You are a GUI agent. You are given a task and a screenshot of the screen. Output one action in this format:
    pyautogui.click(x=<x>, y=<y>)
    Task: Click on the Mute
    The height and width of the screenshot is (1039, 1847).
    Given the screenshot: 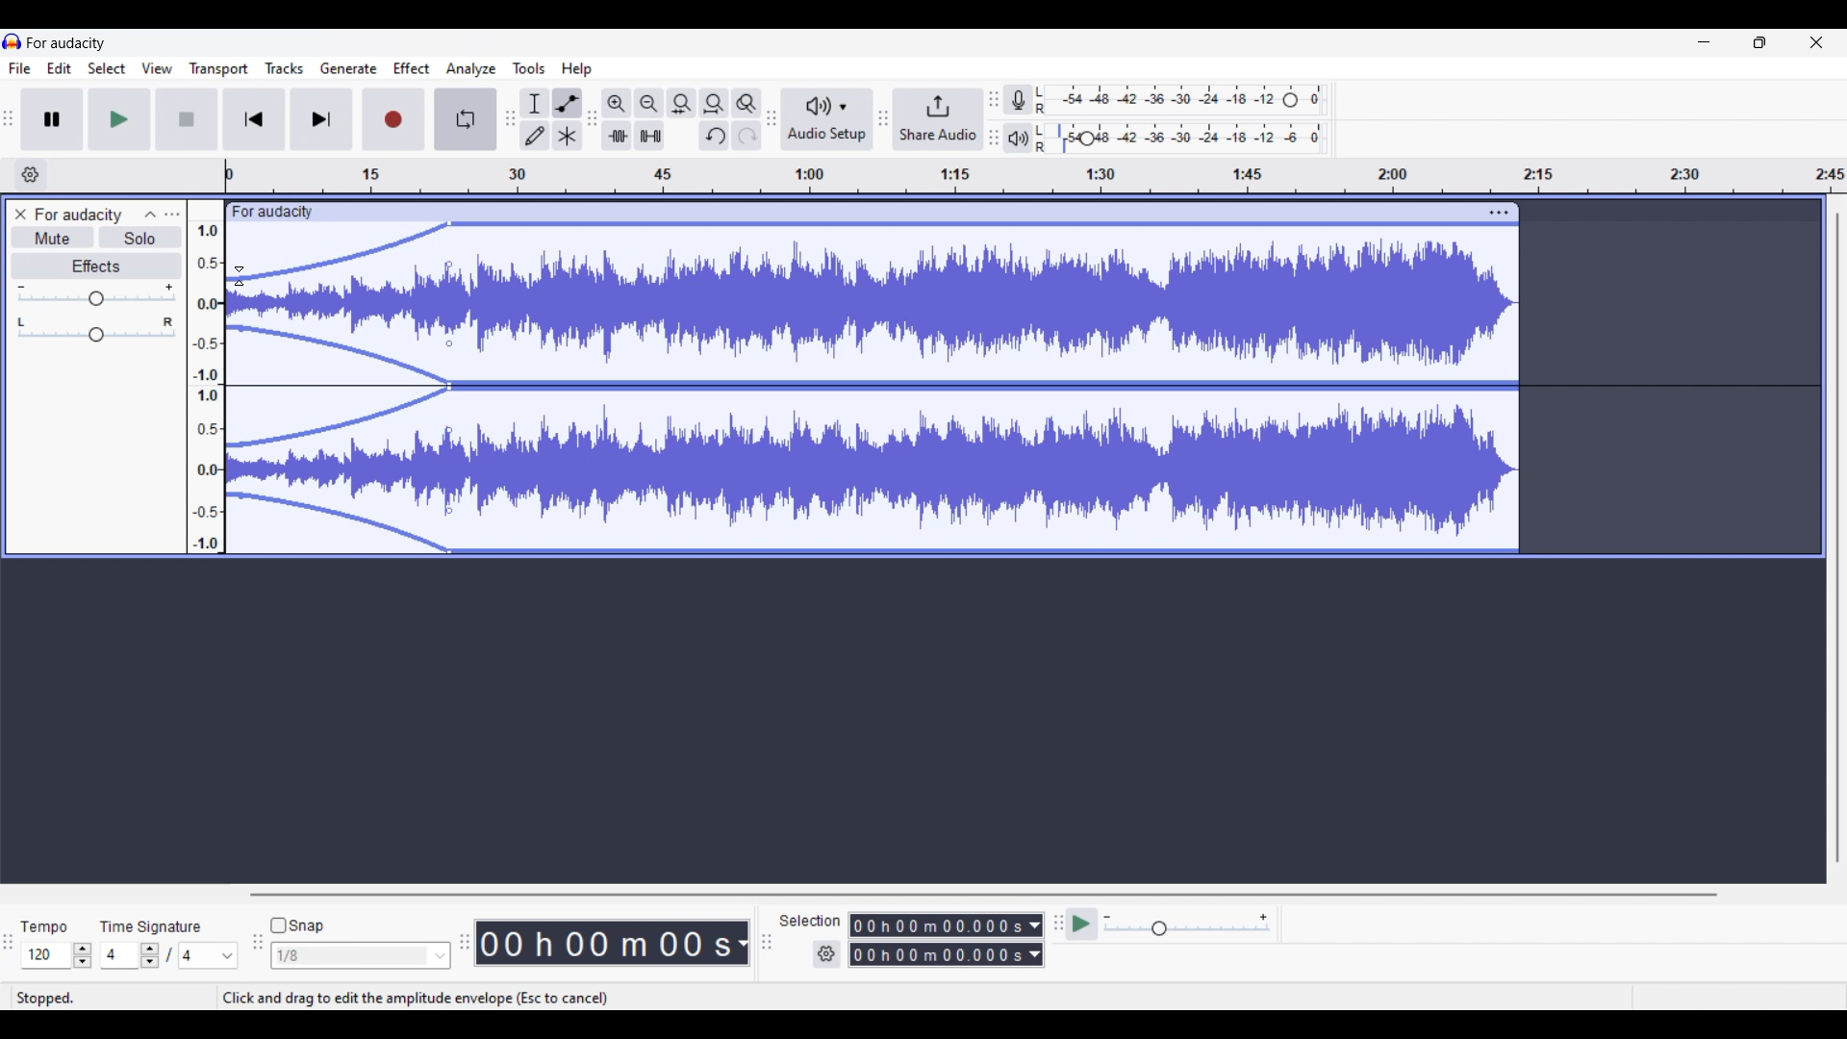 What is the action you would take?
    pyautogui.click(x=53, y=240)
    